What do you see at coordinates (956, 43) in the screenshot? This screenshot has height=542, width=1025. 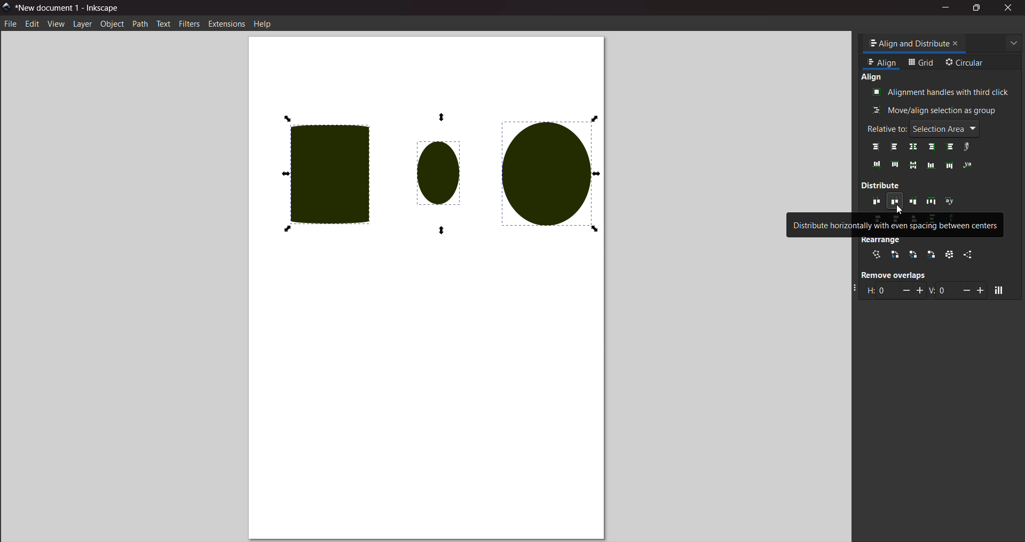 I see `close tab` at bounding box center [956, 43].